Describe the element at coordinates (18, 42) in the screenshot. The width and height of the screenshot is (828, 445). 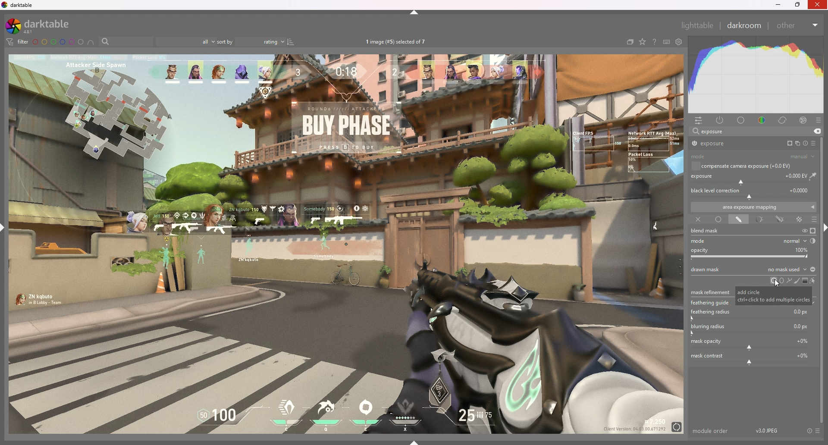
I see `filter` at that location.